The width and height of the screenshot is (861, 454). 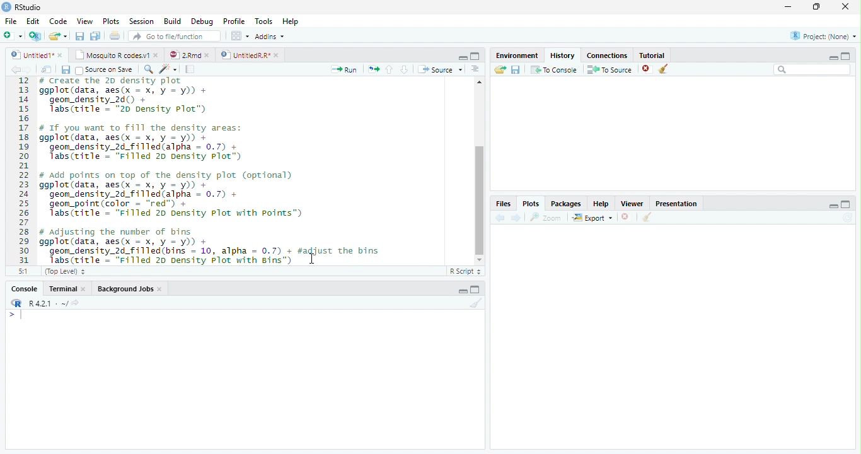 I want to click on Session, so click(x=142, y=21).